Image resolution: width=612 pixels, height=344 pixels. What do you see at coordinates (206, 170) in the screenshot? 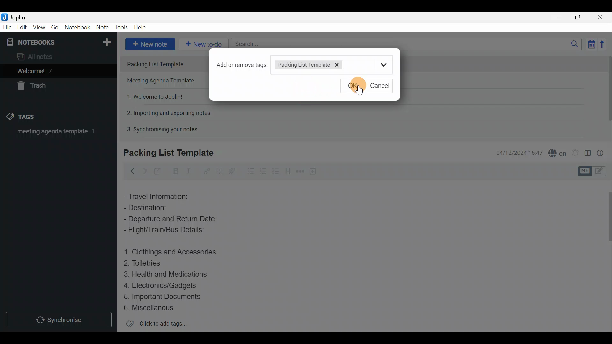
I see `Hyperlink` at bounding box center [206, 170].